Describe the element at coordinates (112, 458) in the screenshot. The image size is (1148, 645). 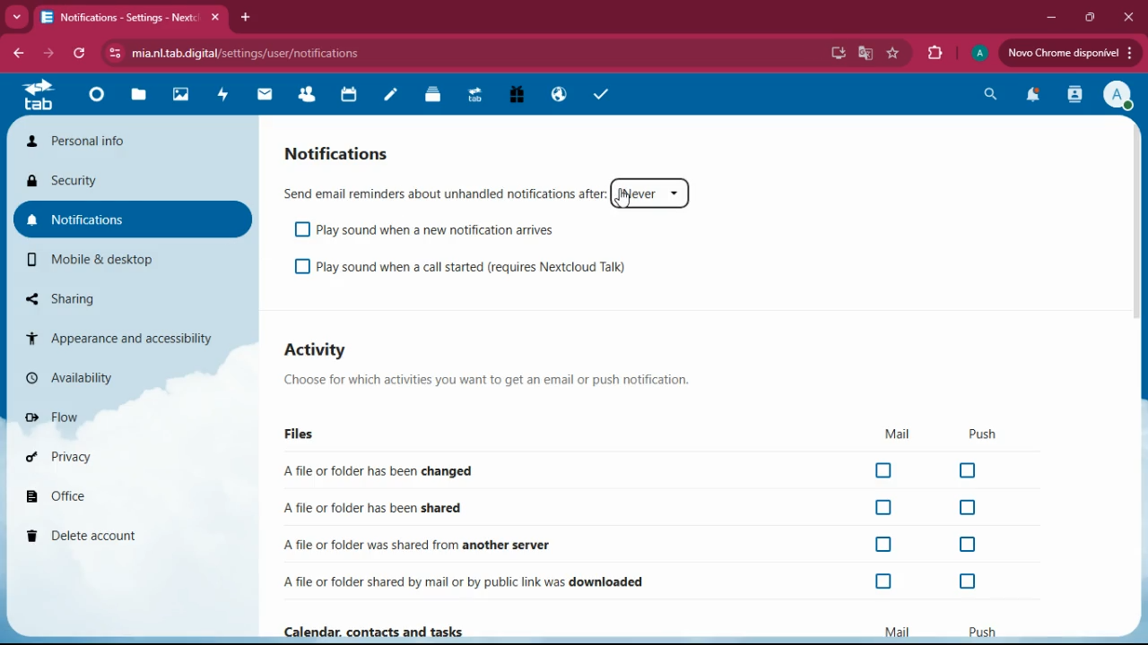
I see `privacy` at that location.